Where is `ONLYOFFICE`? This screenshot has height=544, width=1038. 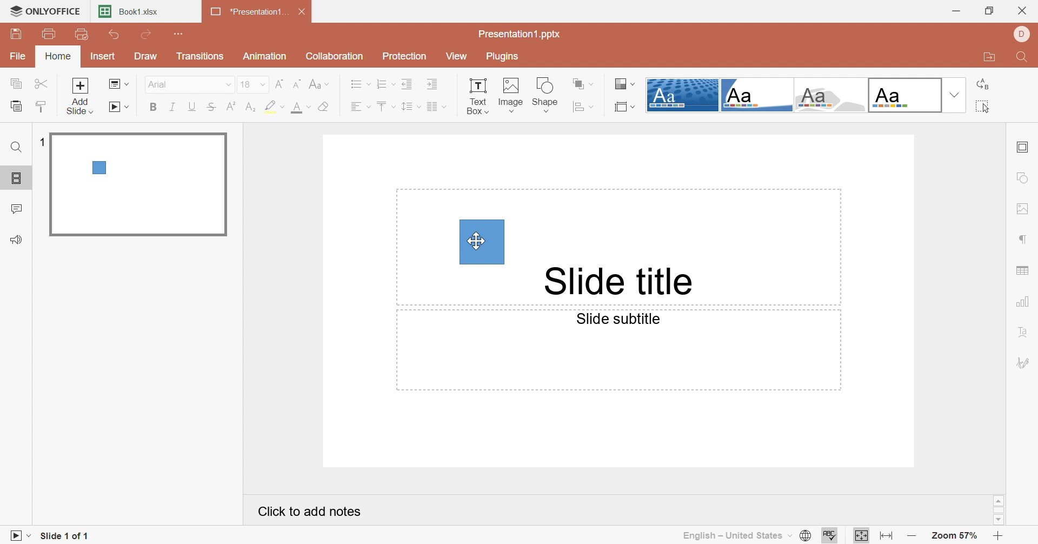 ONLYOFFICE is located at coordinates (49, 12).